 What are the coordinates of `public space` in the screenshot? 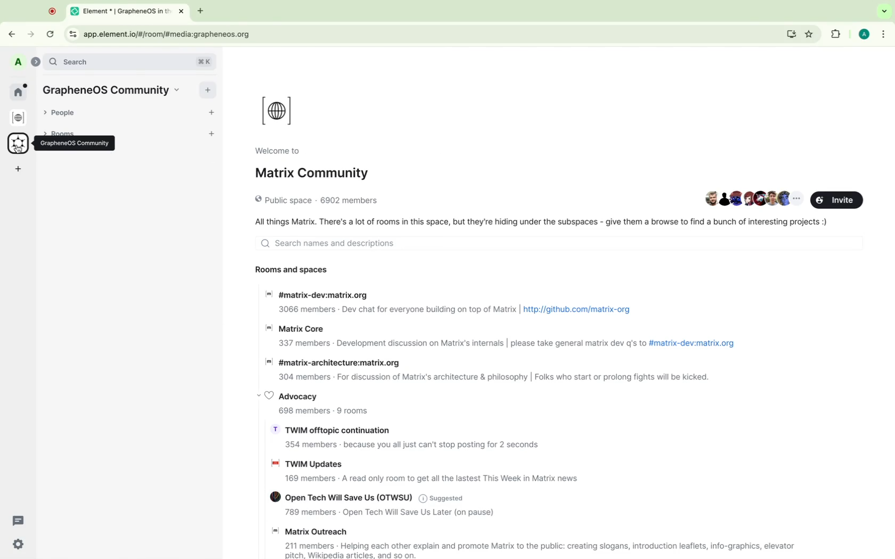 It's located at (278, 201).